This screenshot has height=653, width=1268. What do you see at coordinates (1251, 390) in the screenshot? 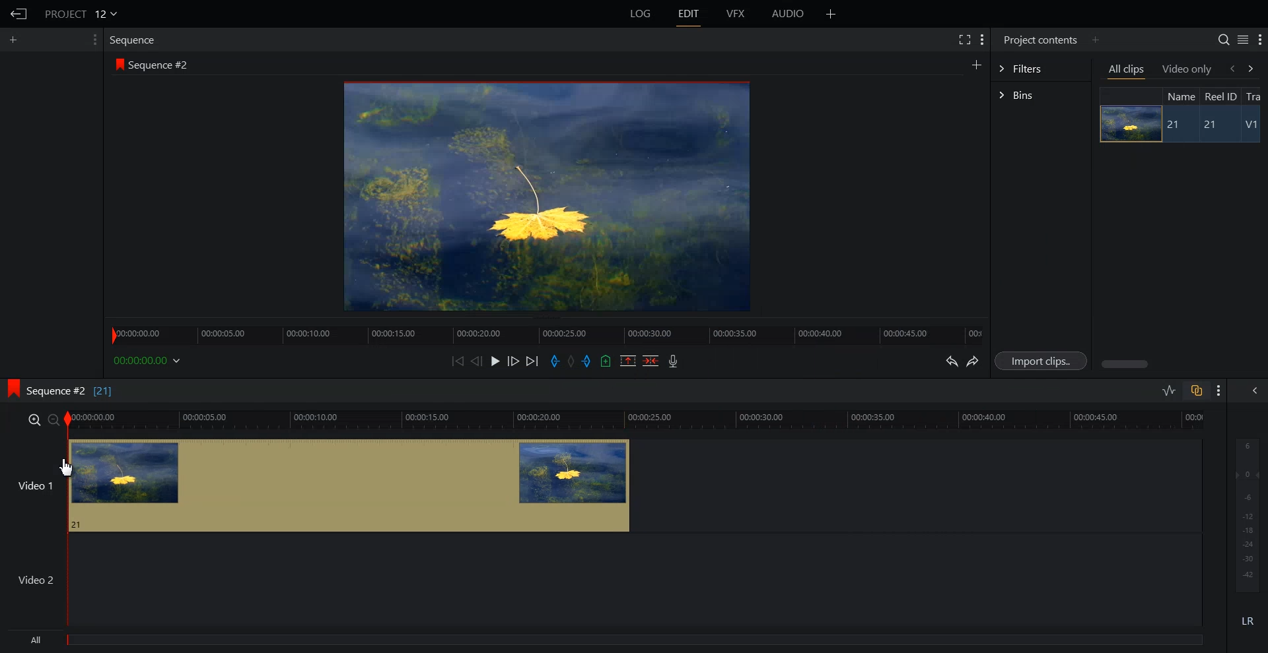
I see `Show the full audio mix` at bounding box center [1251, 390].